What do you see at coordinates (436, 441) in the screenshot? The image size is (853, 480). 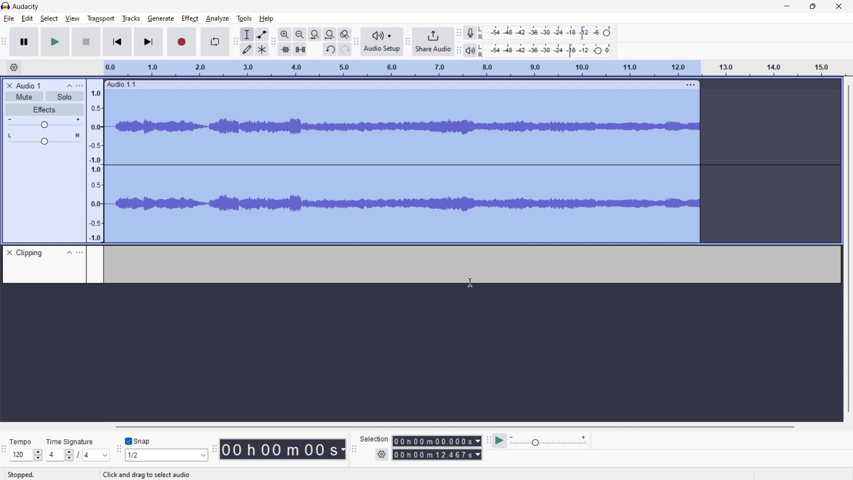 I see `start time` at bounding box center [436, 441].